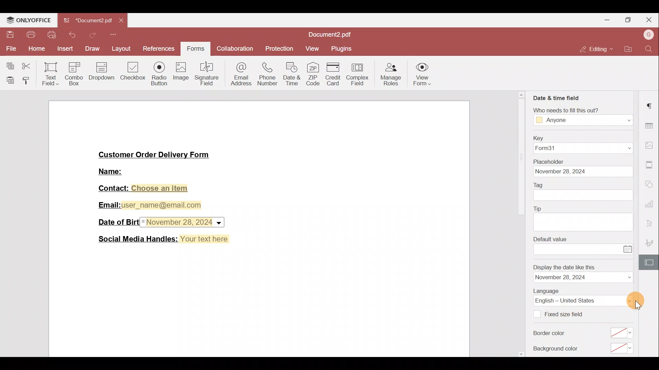 The width and height of the screenshot is (659, 370). I want to click on Text field, so click(50, 74).